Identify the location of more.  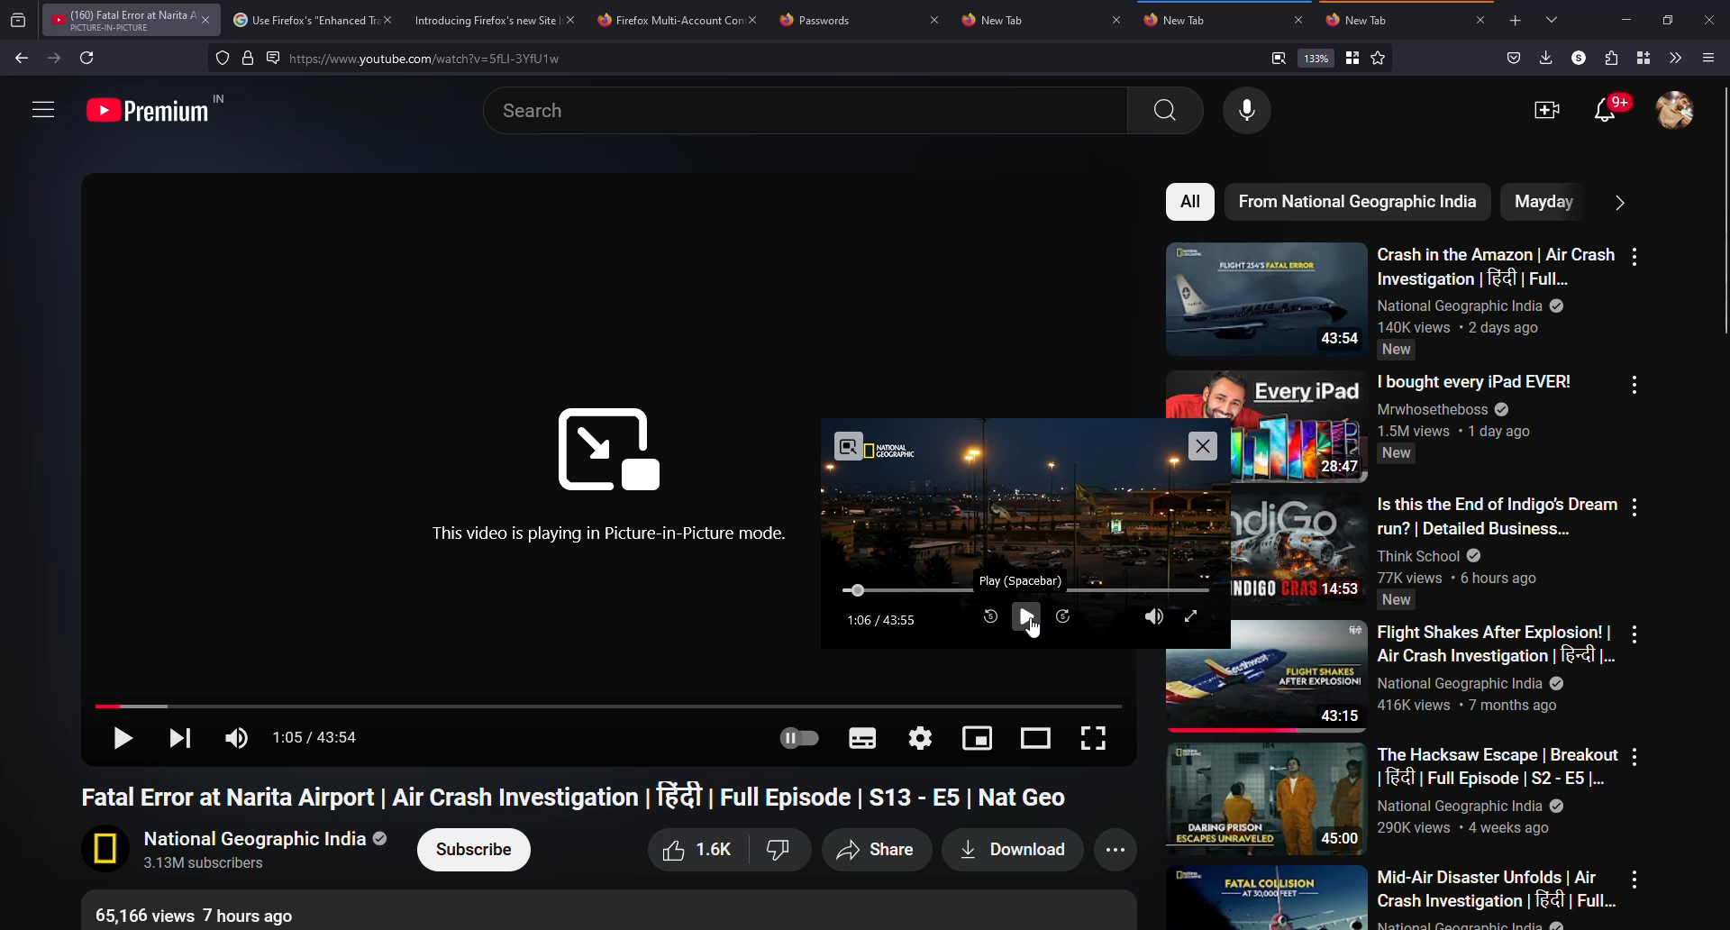
(1617, 201).